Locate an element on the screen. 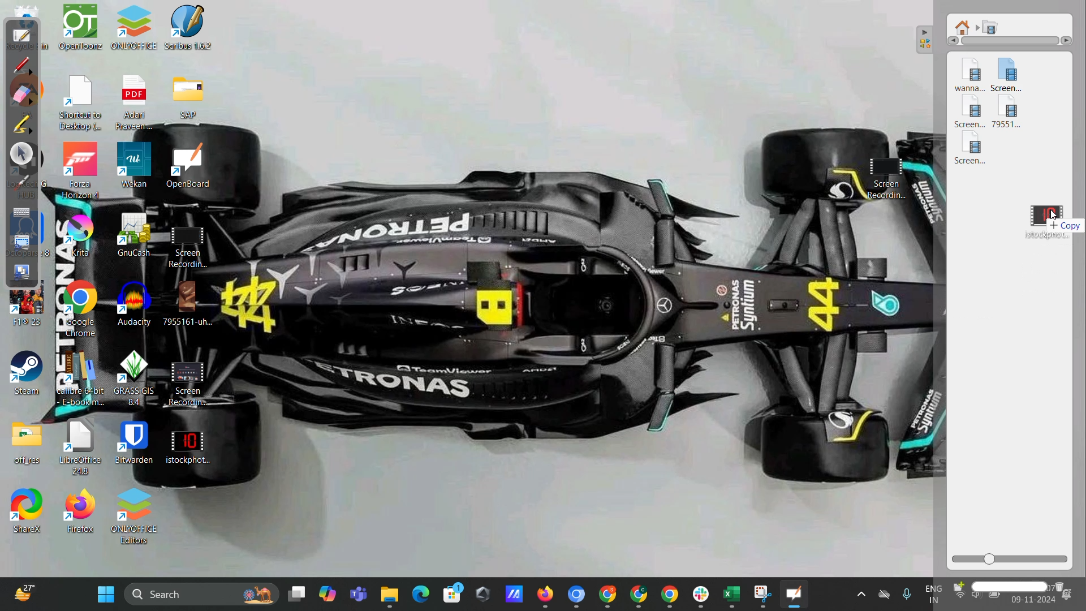 The height and width of the screenshot is (611, 1086). Screen Recording is located at coordinates (184, 383).